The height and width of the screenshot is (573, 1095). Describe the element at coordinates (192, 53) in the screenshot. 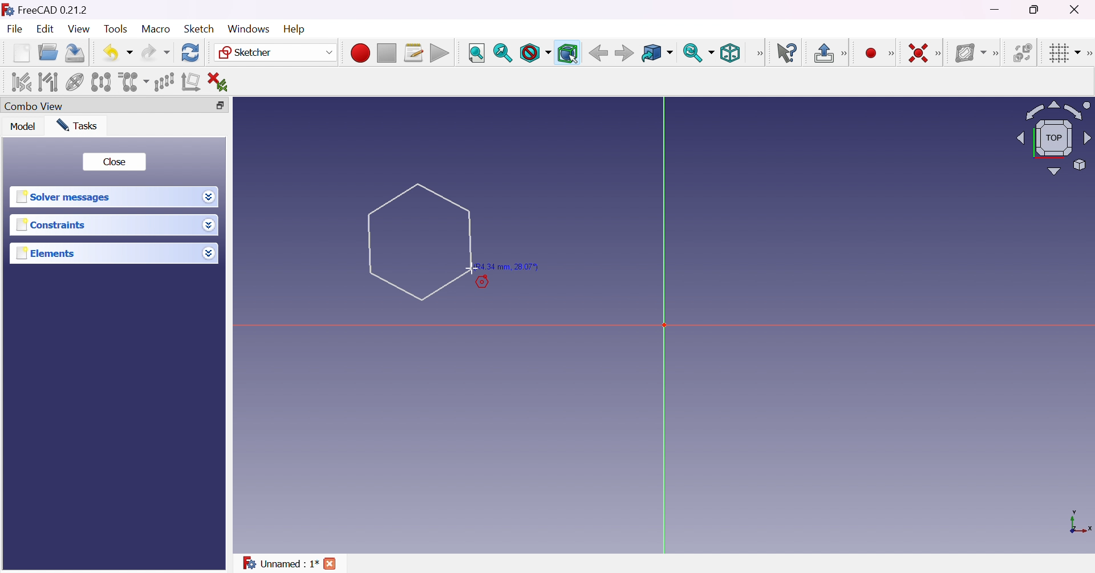

I see `Refresh` at that location.